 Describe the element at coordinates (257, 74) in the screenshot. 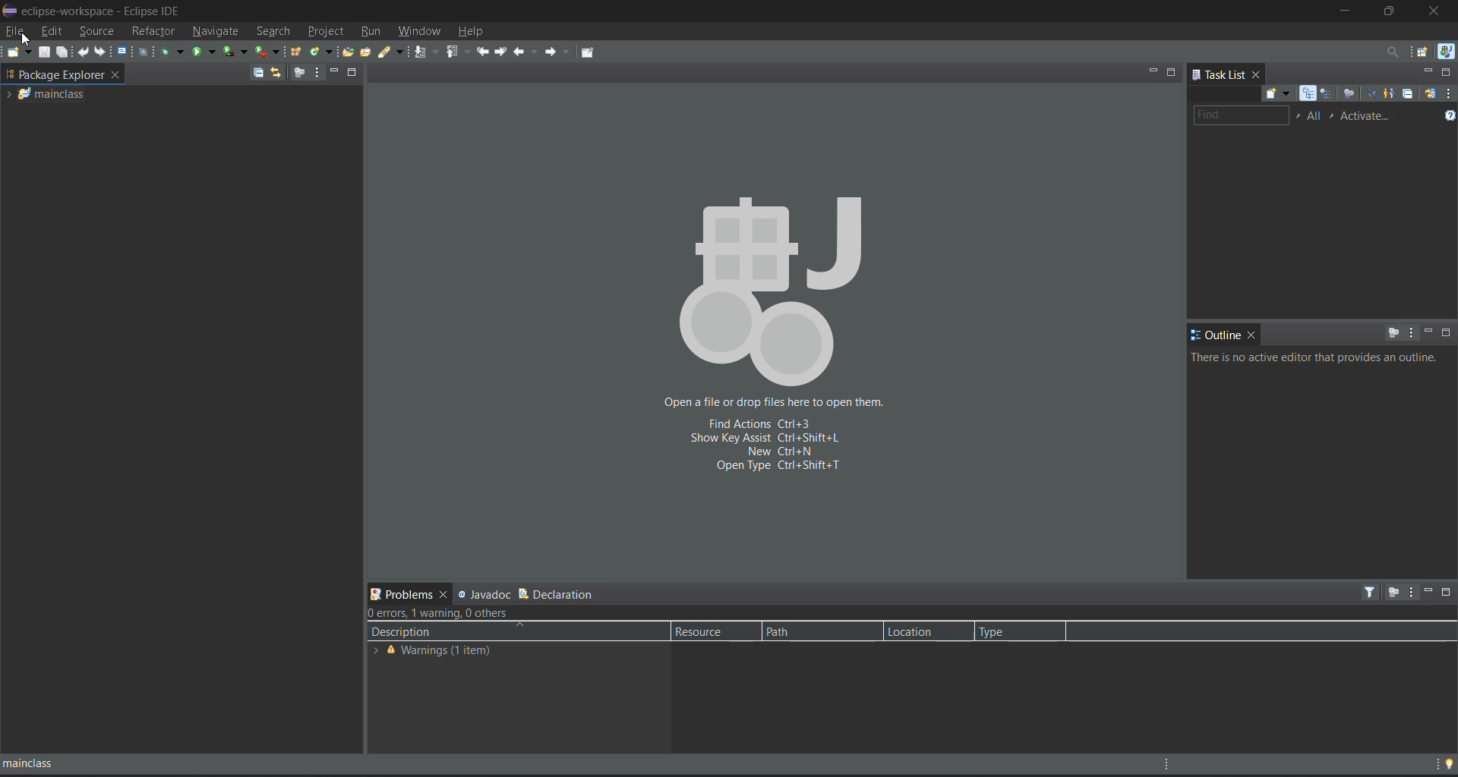

I see `collapse all` at that location.